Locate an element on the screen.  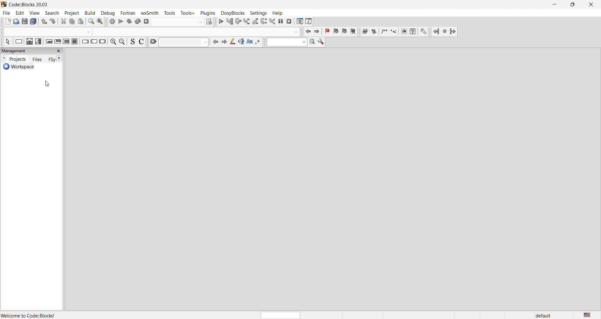
extract is located at coordinates (374, 31).